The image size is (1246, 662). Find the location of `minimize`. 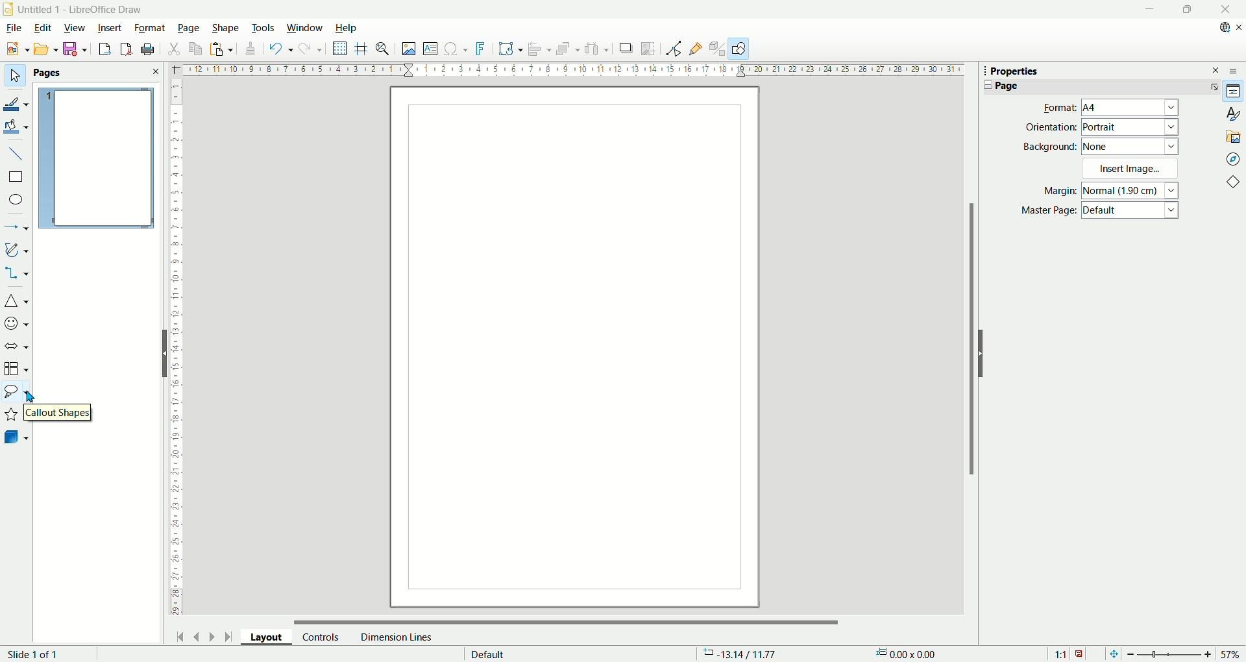

minimize is located at coordinates (1148, 10).